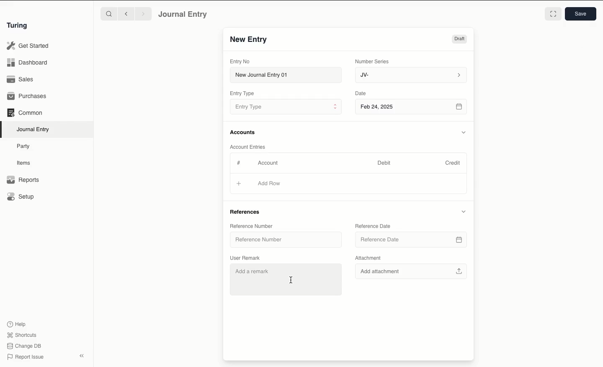 The height and width of the screenshot is (367, 603). Describe the element at coordinates (17, 324) in the screenshot. I see `Help` at that location.